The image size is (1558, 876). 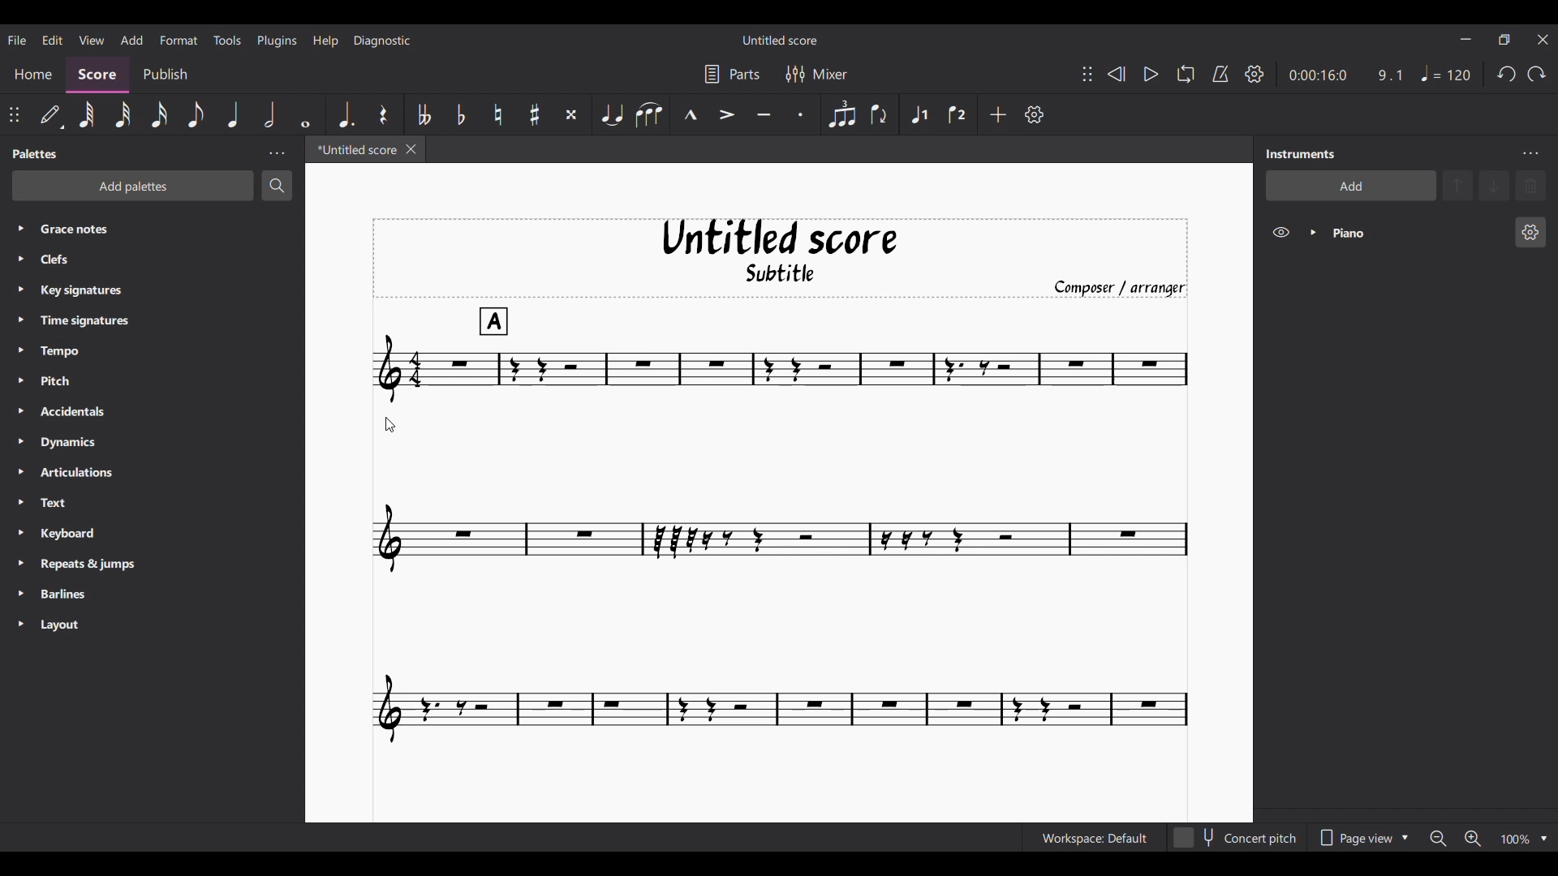 I want to click on Redo, so click(x=1536, y=74).